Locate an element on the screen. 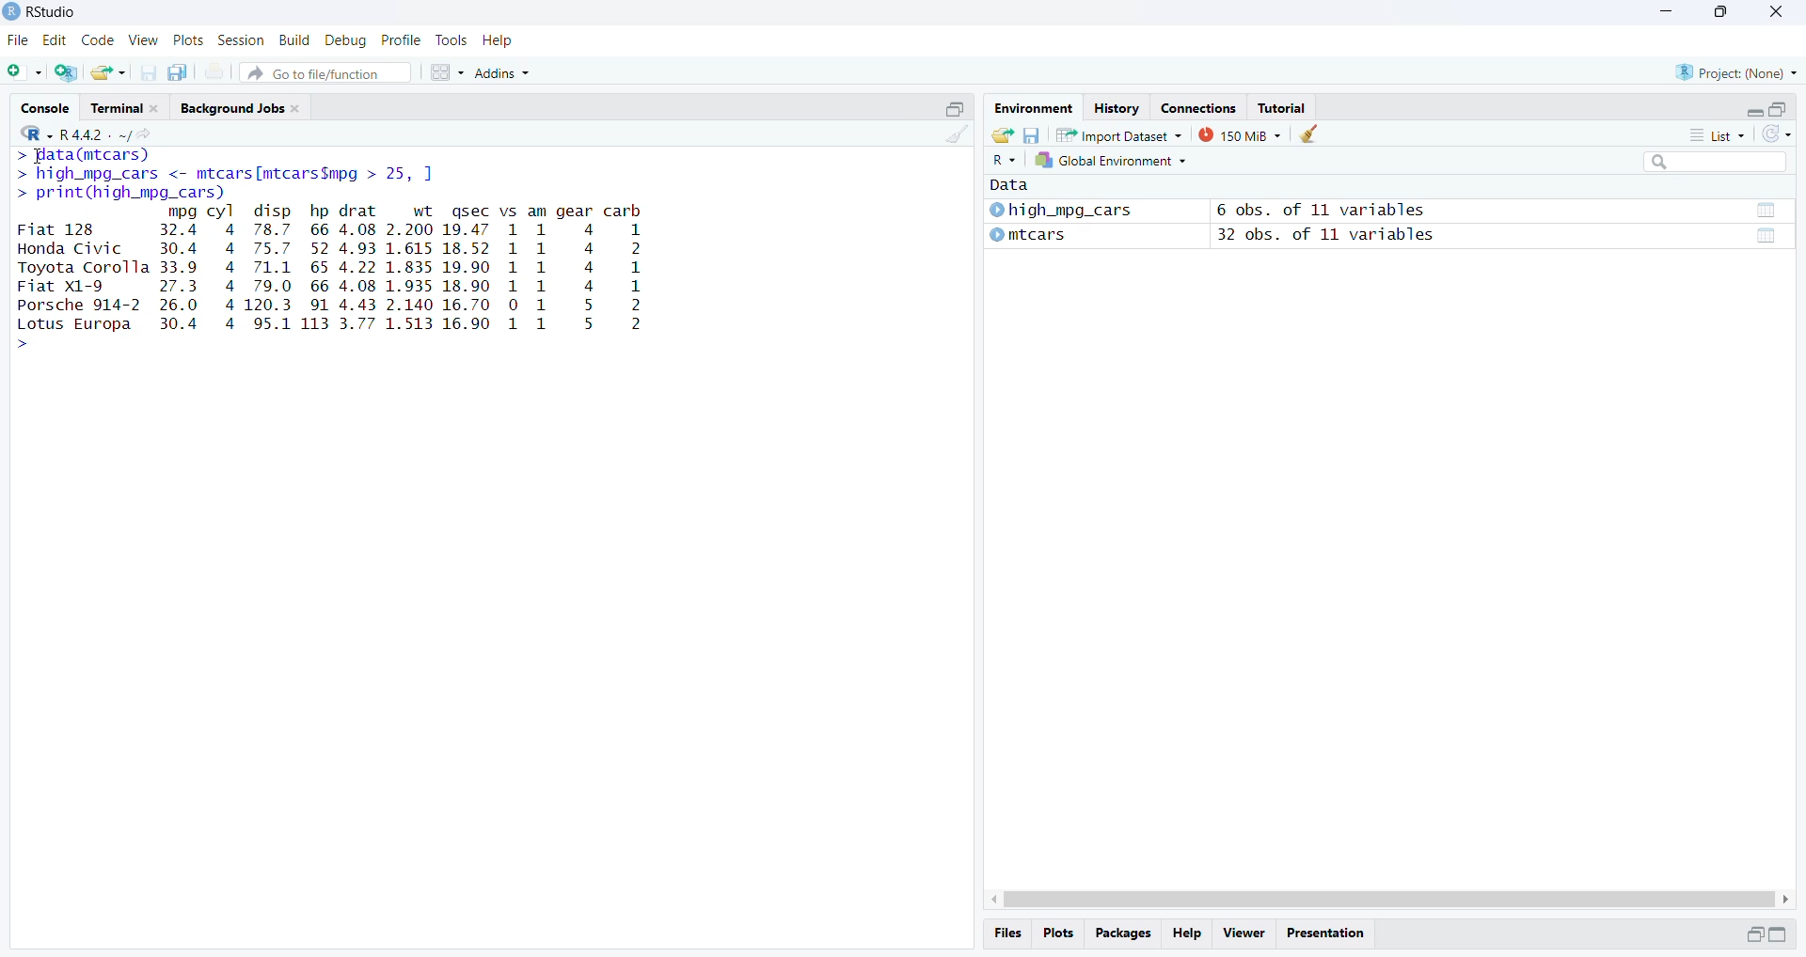 The width and height of the screenshot is (1806, 957). data(mtcars) is located at coordinates (82, 155).